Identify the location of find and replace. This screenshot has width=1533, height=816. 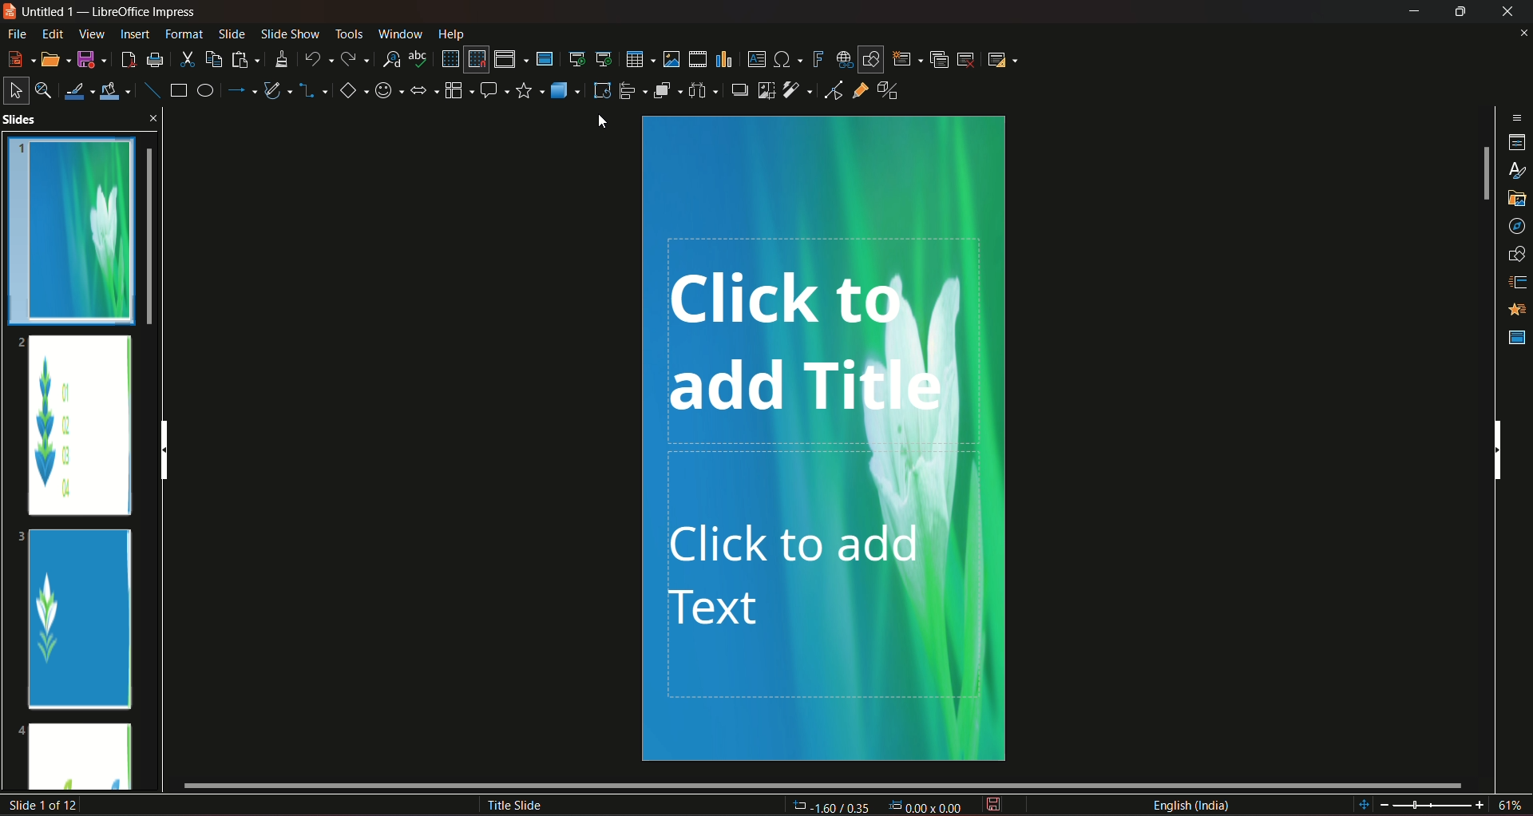
(391, 57).